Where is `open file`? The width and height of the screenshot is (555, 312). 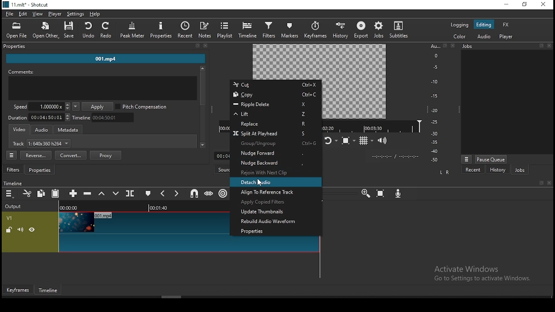 open file is located at coordinates (17, 30).